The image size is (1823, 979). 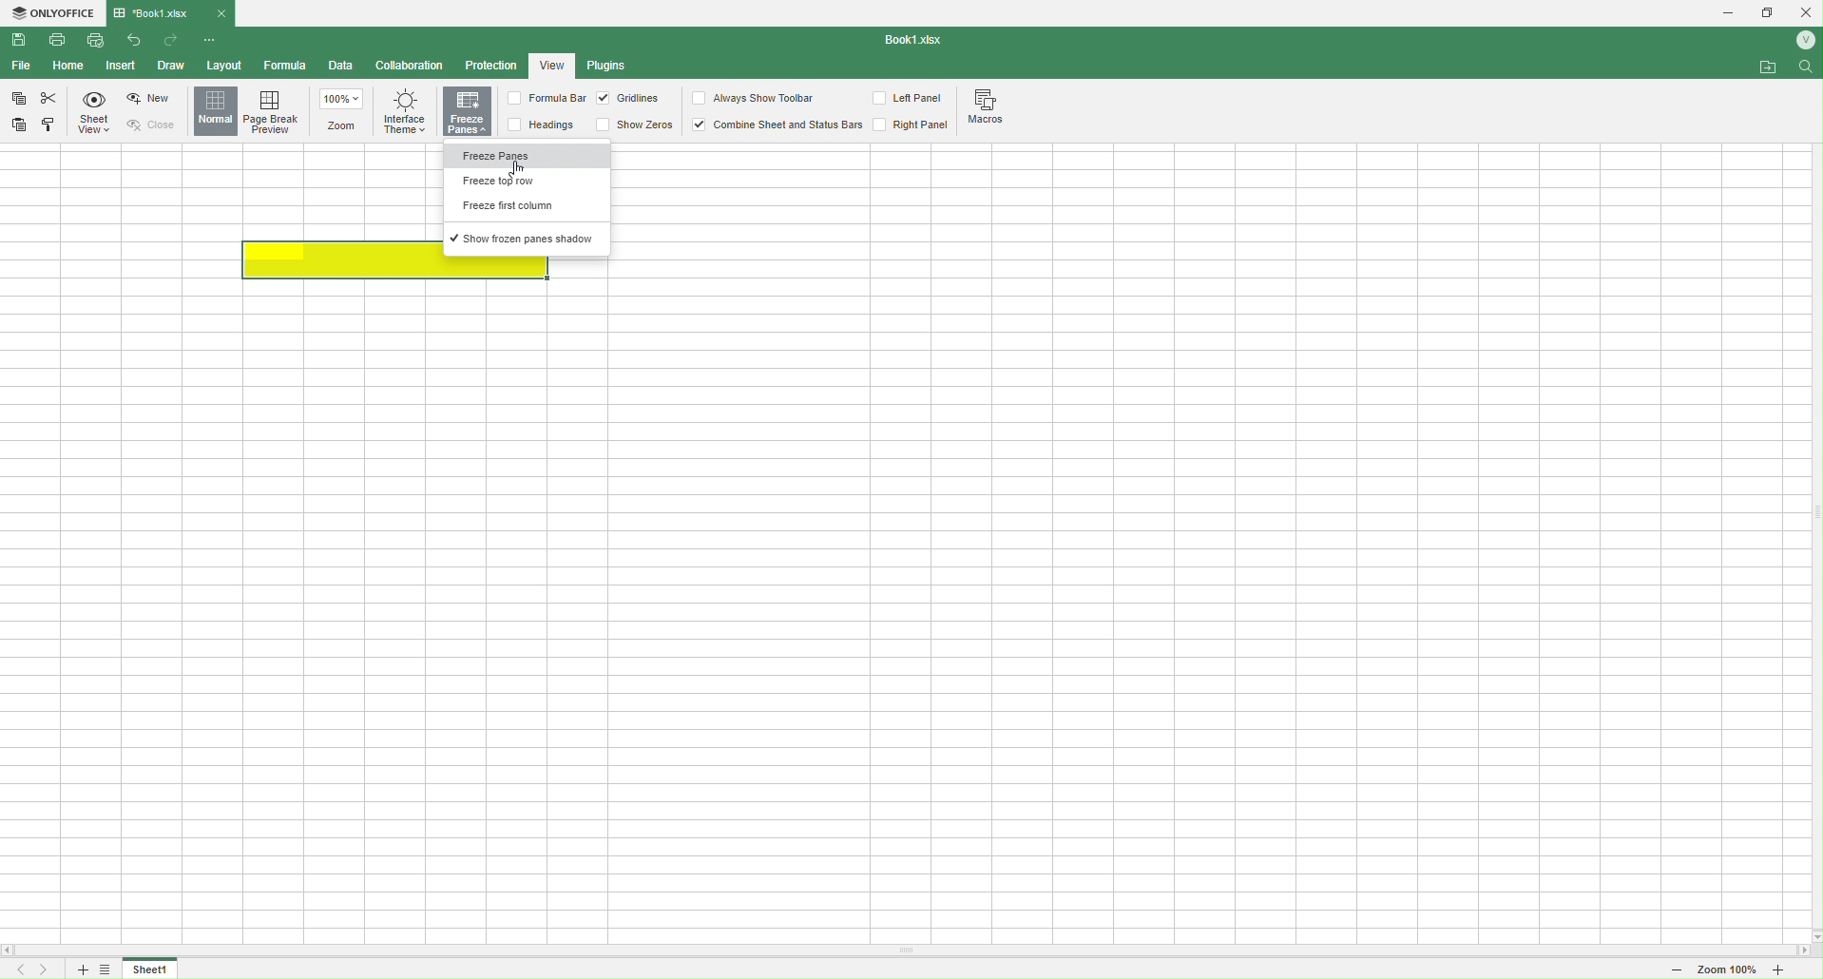 I want to click on Save, so click(x=20, y=40).